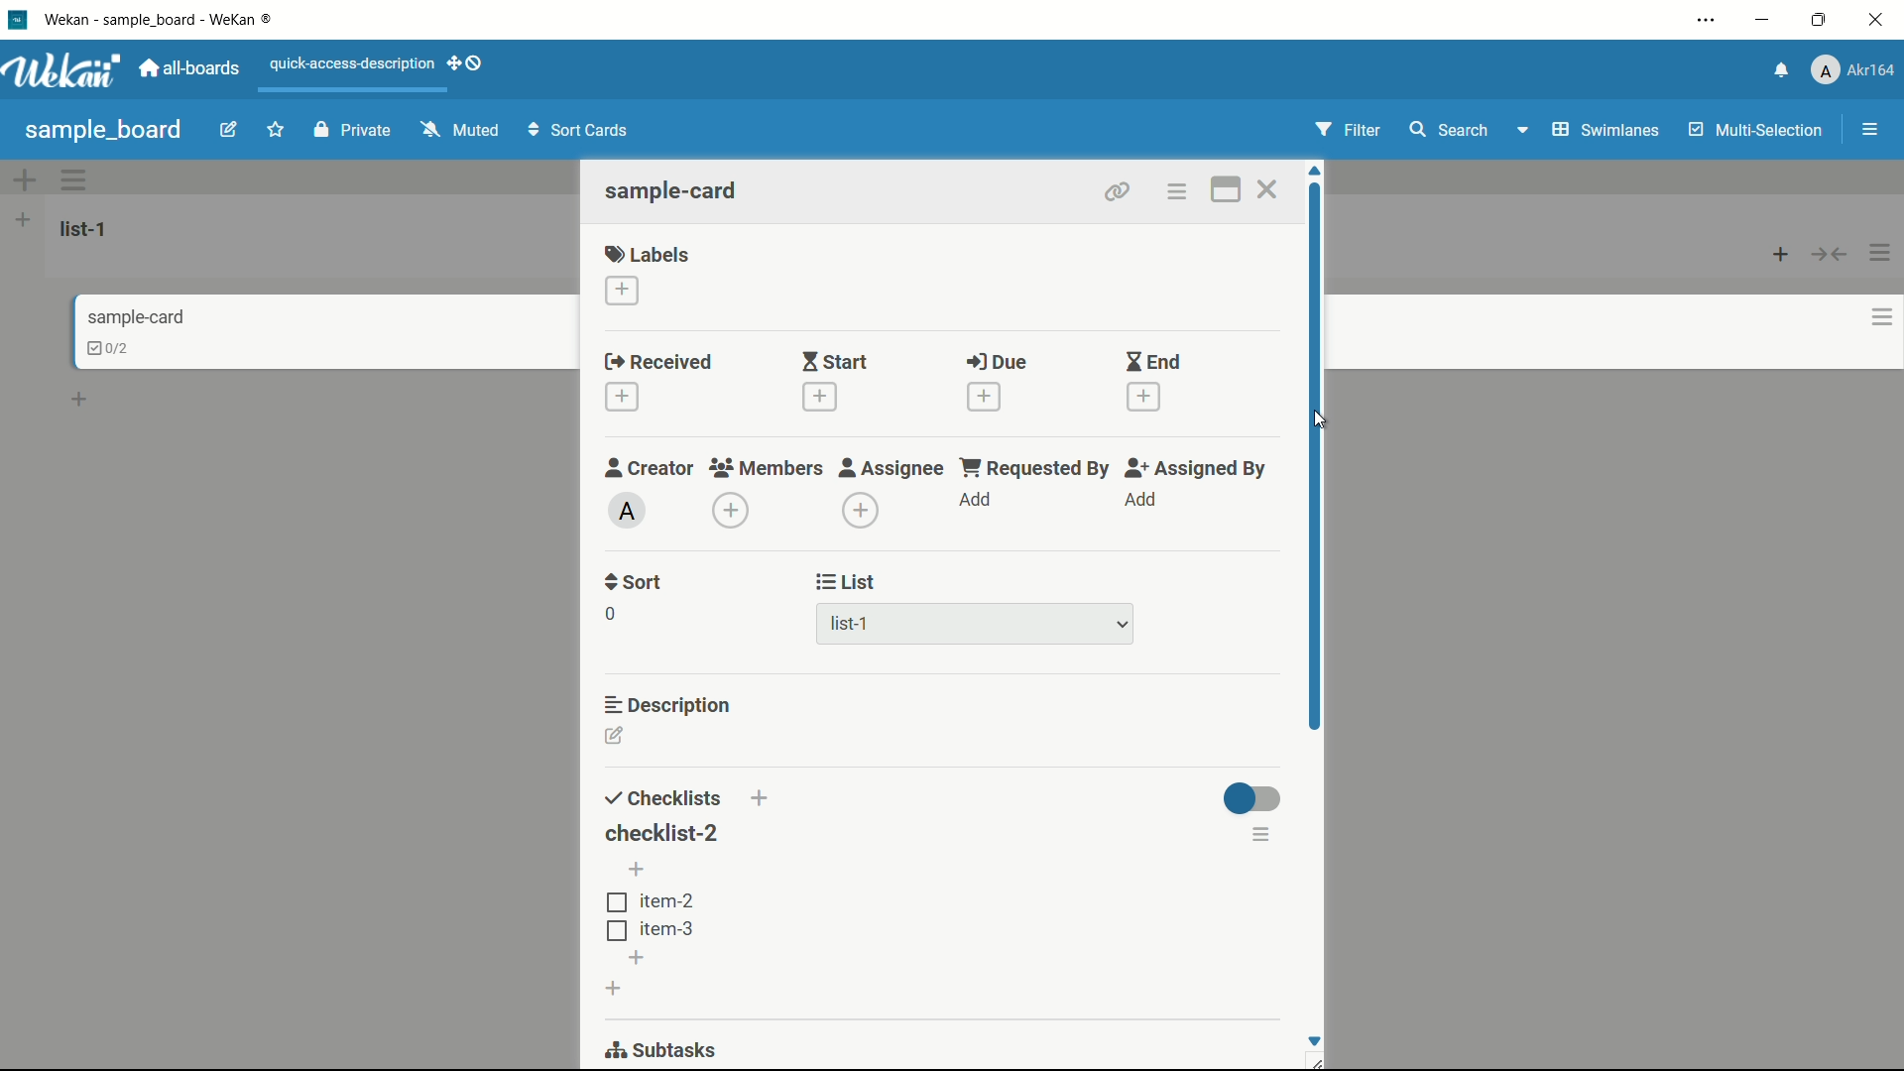 Image resolution: width=1904 pixels, height=1071 pixels. I want to click on sample board, so click(103, 130).